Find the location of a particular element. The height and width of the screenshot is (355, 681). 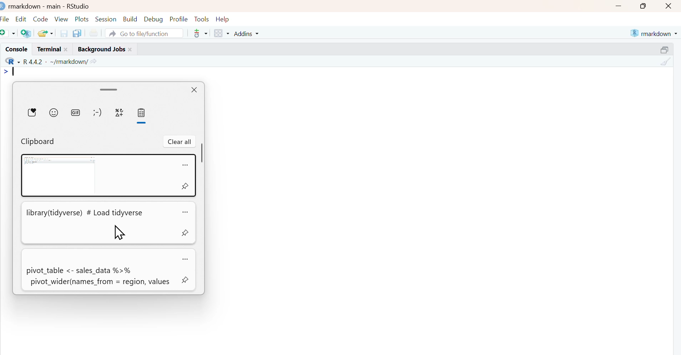

Build is located at coordinates (131, 17).